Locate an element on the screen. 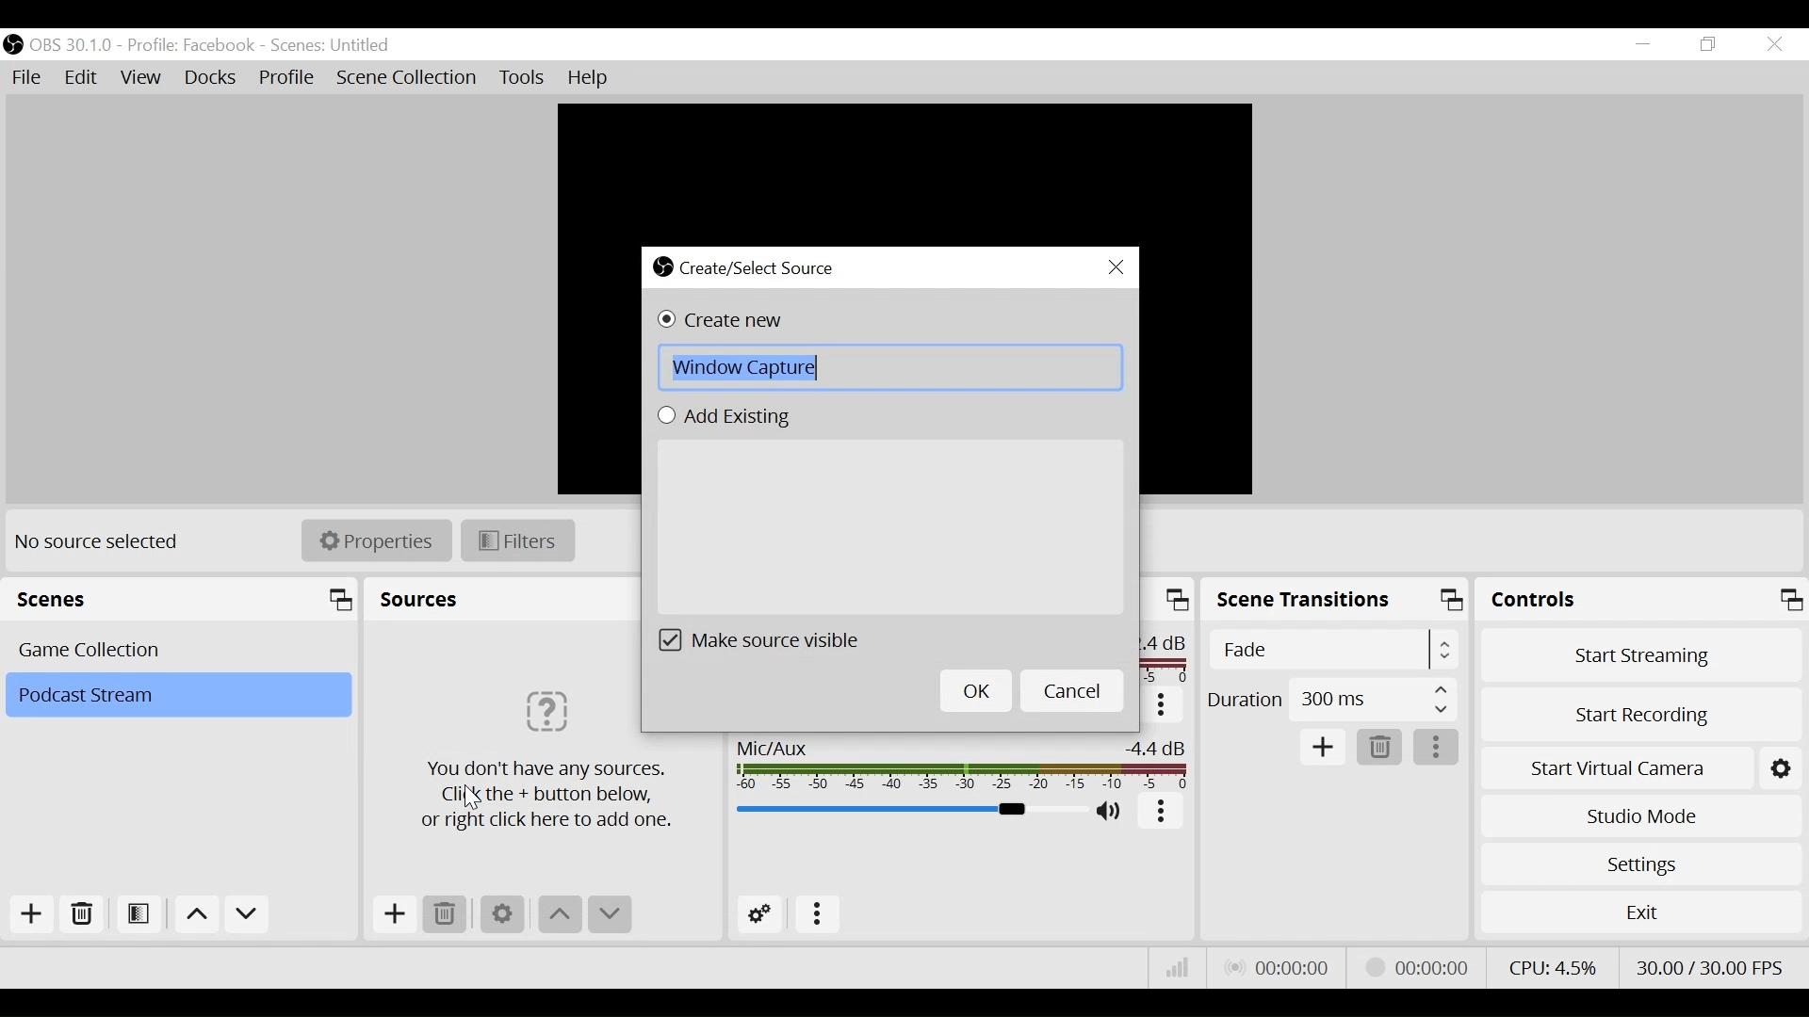  Mic/Aux is located at coordinates (962, 765).